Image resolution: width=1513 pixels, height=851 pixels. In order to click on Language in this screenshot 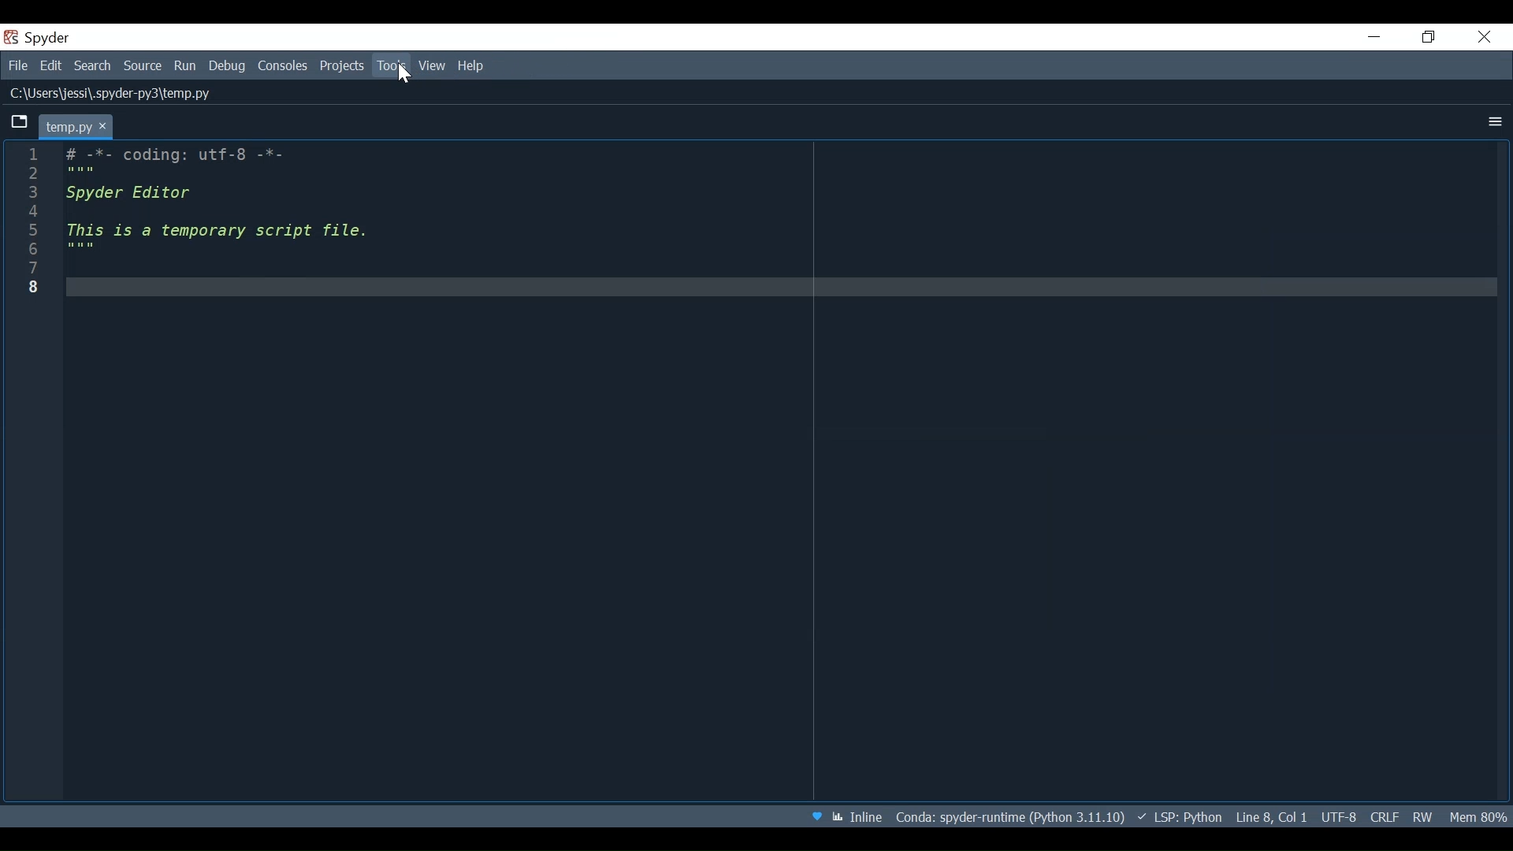, I will do `click(1226, 818)`.